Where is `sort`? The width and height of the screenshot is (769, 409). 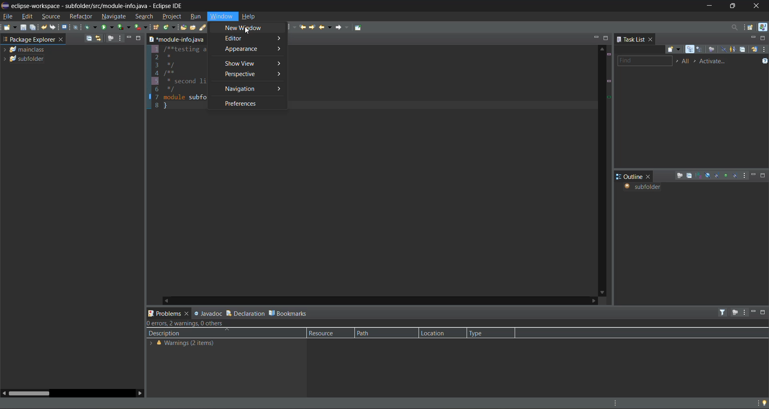
sort is located at coordinates (700, 175).